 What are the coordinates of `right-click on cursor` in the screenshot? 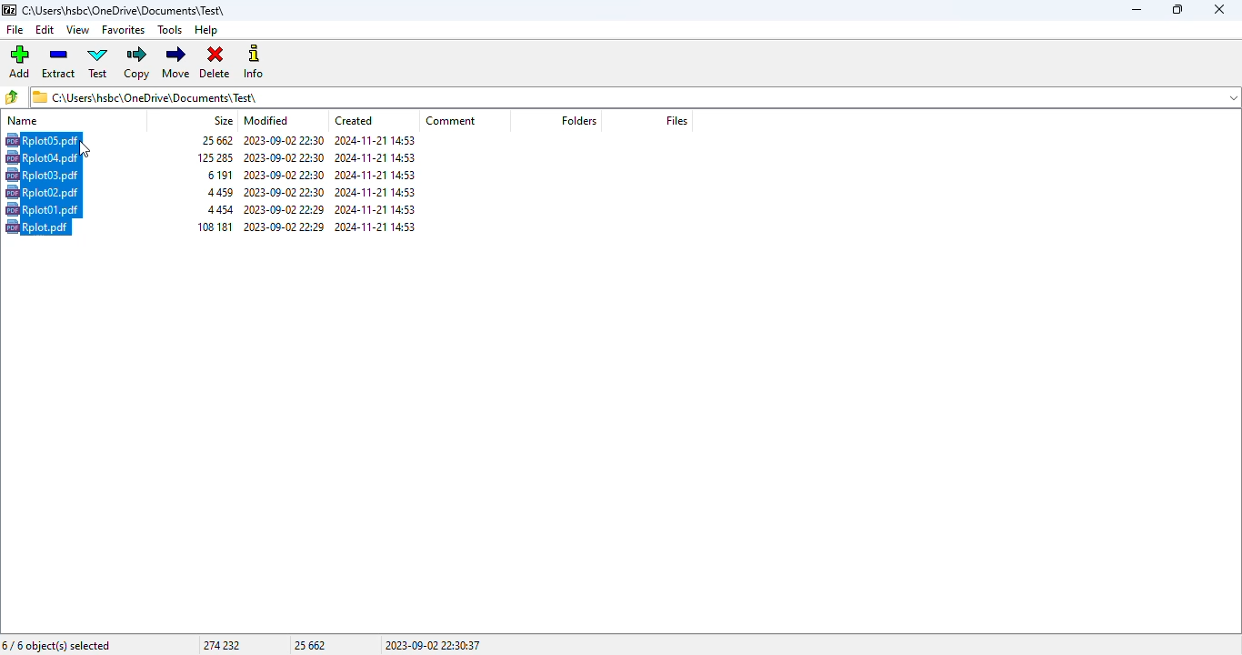 It's located at (84, 150).